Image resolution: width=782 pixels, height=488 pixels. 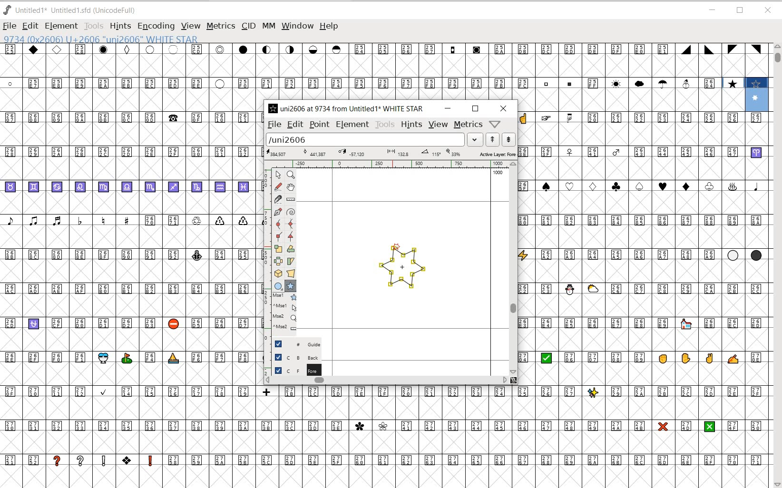 What do you see at coordinates (391, 435) in the screenshot?
I see `GLYPHY CHARACTERS & NUMBERS` at bounding box center [391, 435].